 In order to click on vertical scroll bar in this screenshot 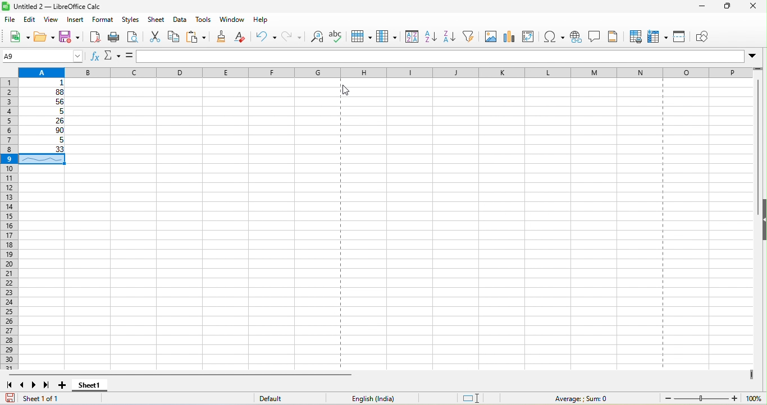, I will do `click(756, 147)`.